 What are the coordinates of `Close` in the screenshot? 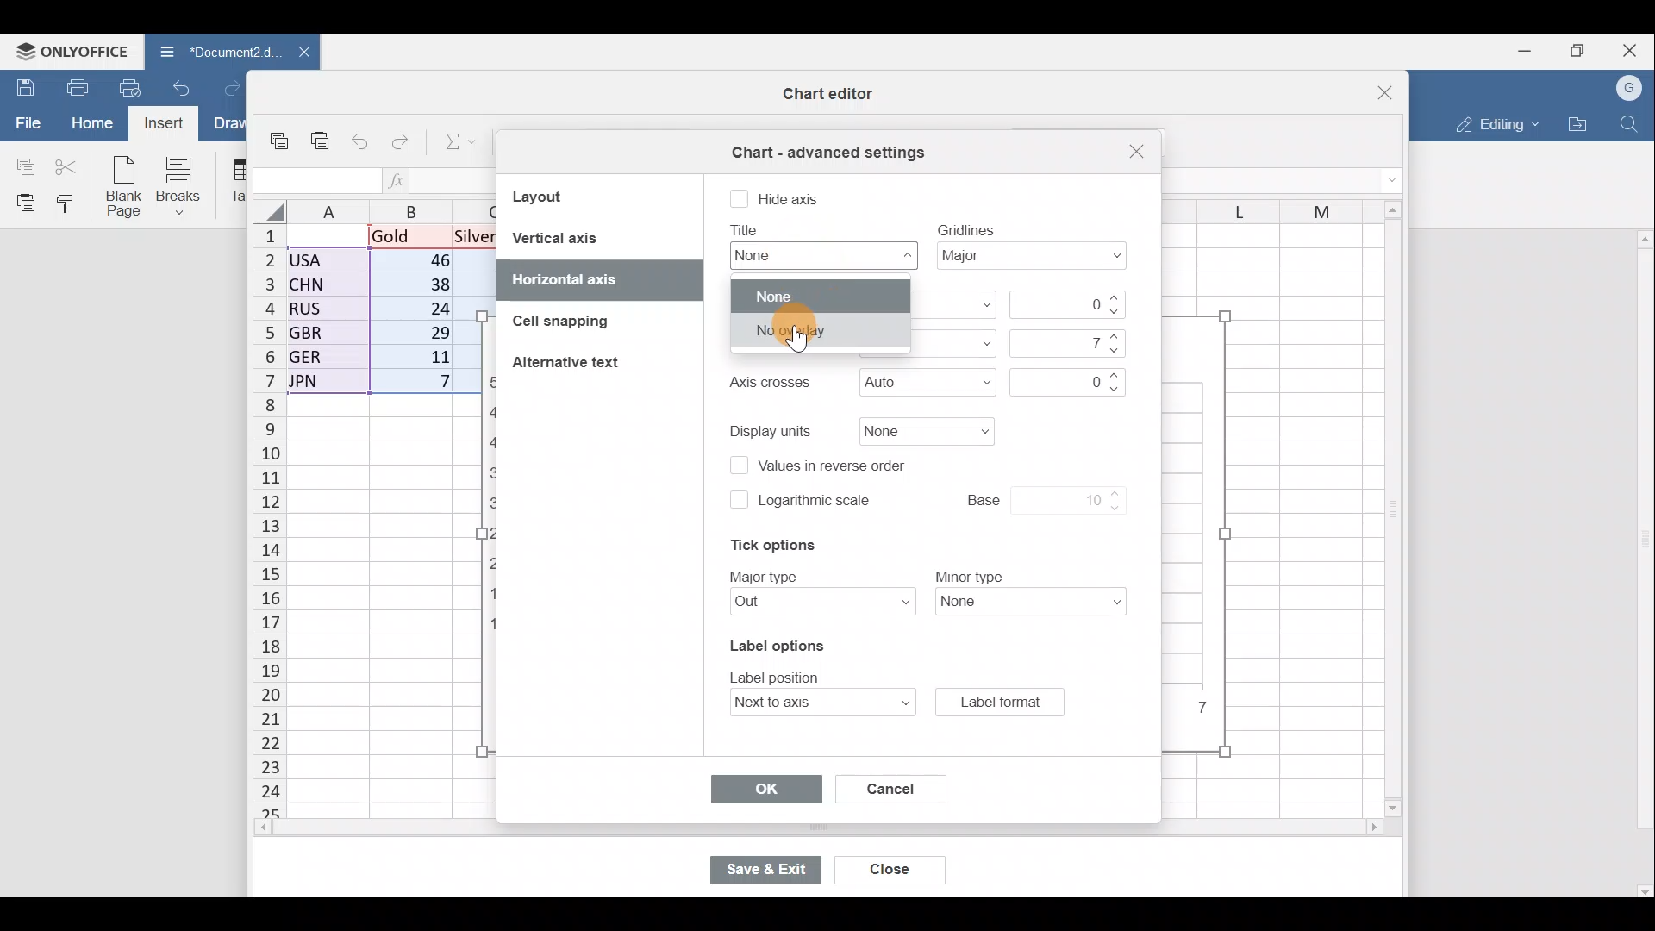 It's located at (1134, 152).